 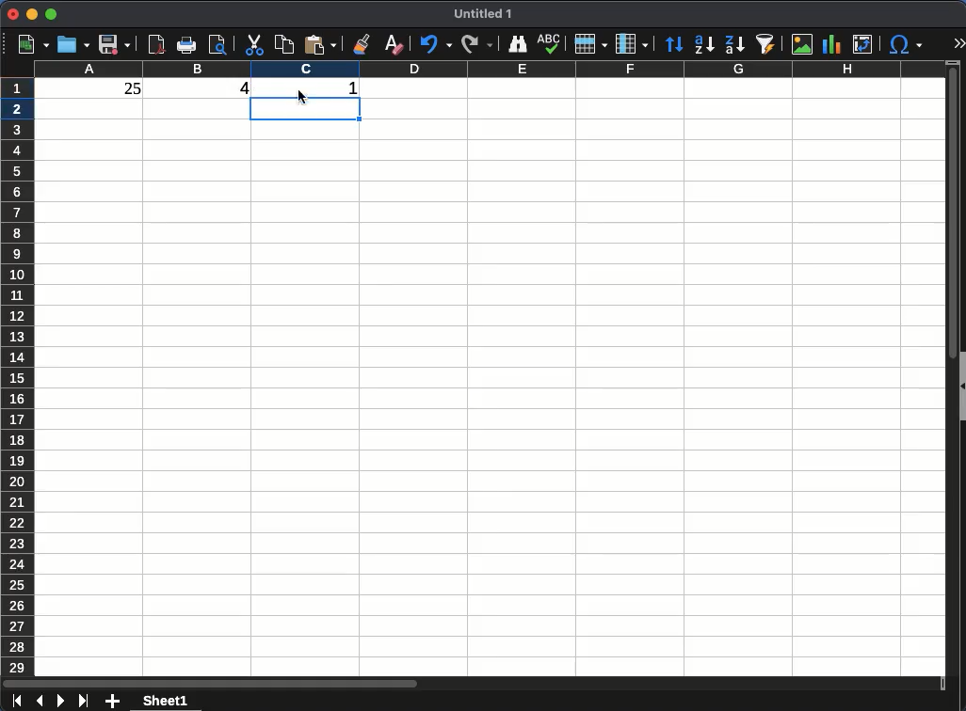 I want to click on paste, so click(x=320, y=45).